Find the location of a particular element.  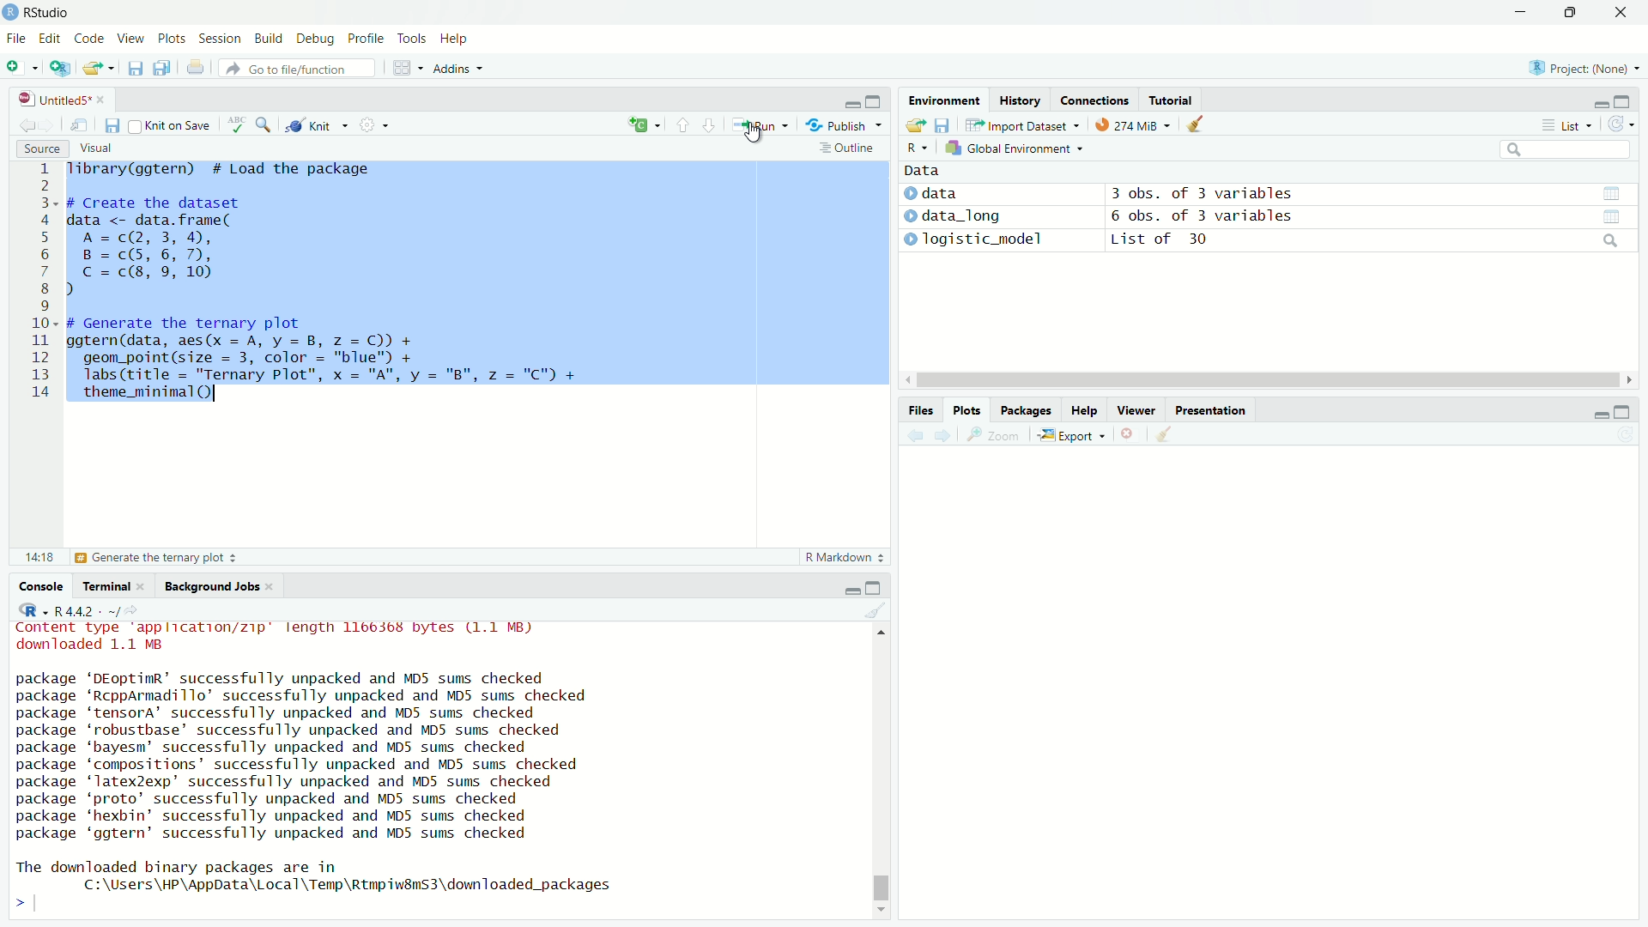

back is located at coordinates (24, 123).